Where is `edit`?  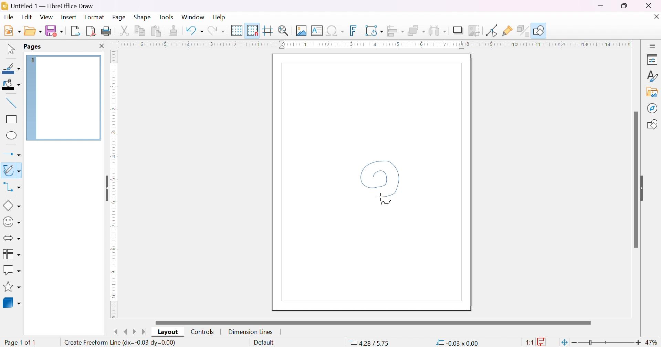
edit is located at coordinates (27, 16).